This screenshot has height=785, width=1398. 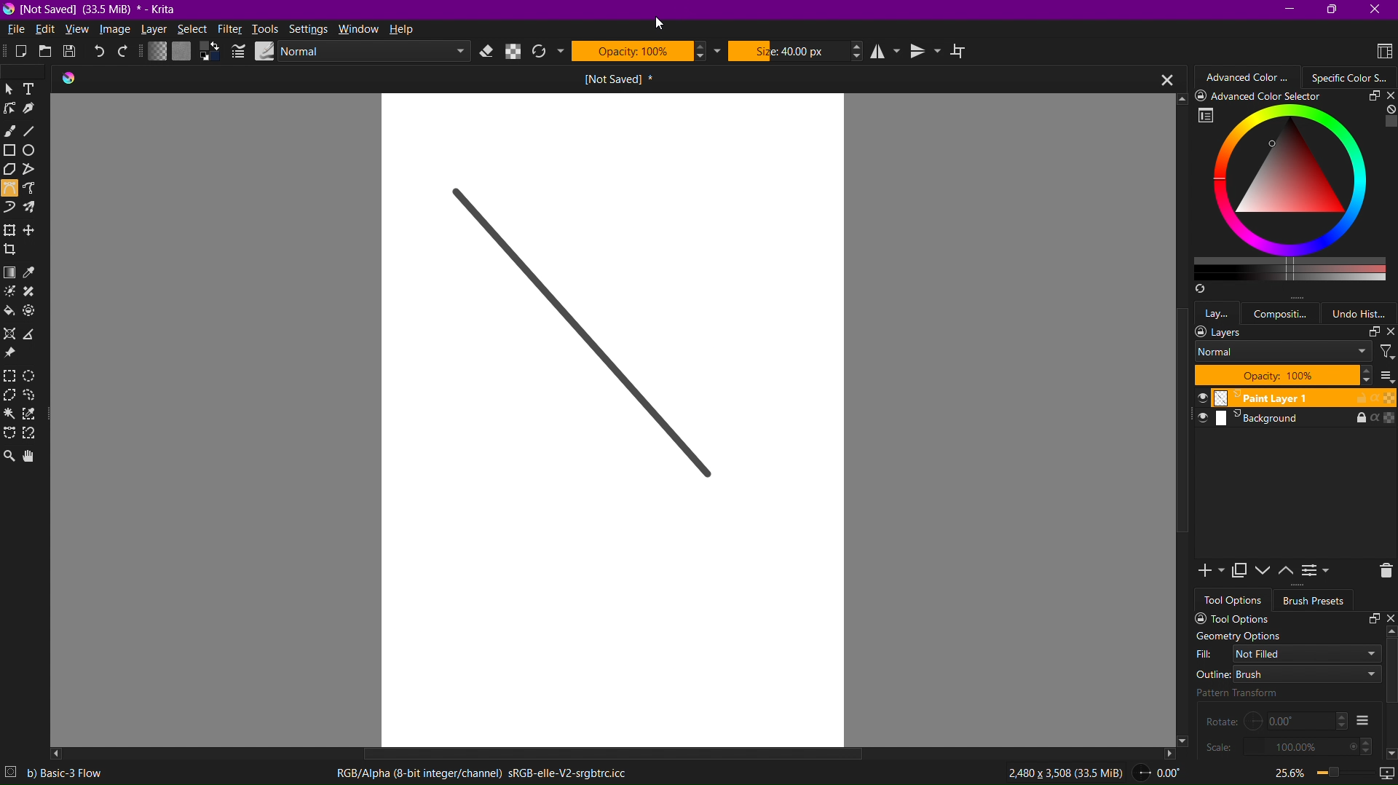 What do you see at coordinates (1177, 98) in the screenshot?
I see `Up` at bounding box center [1177, 98].